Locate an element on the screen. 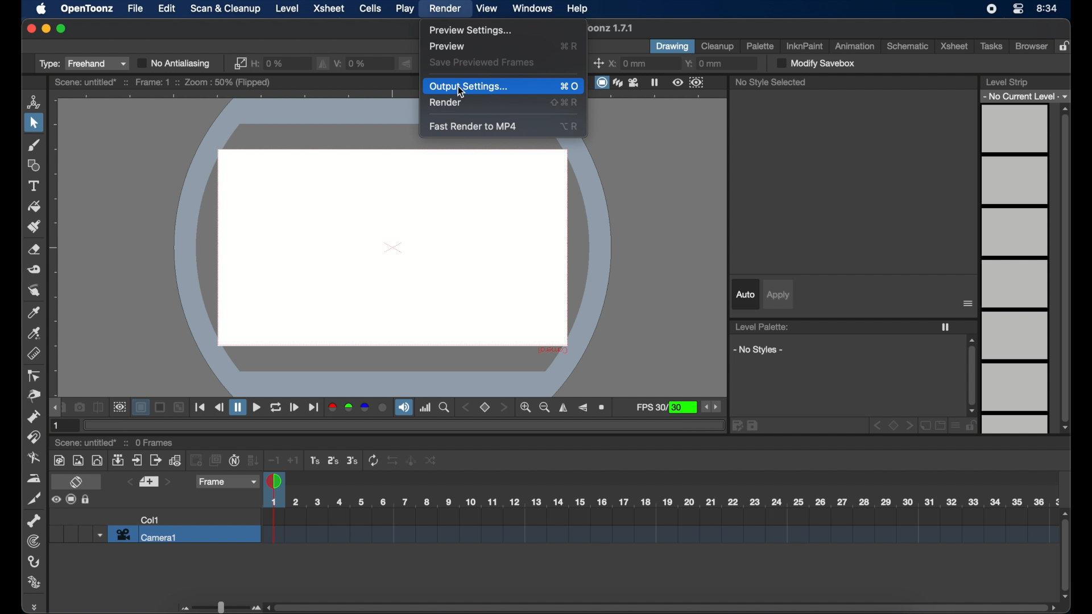 The width and height of the screenshot is (1092, 614). scroll box is located at coordinates (1066, 554).